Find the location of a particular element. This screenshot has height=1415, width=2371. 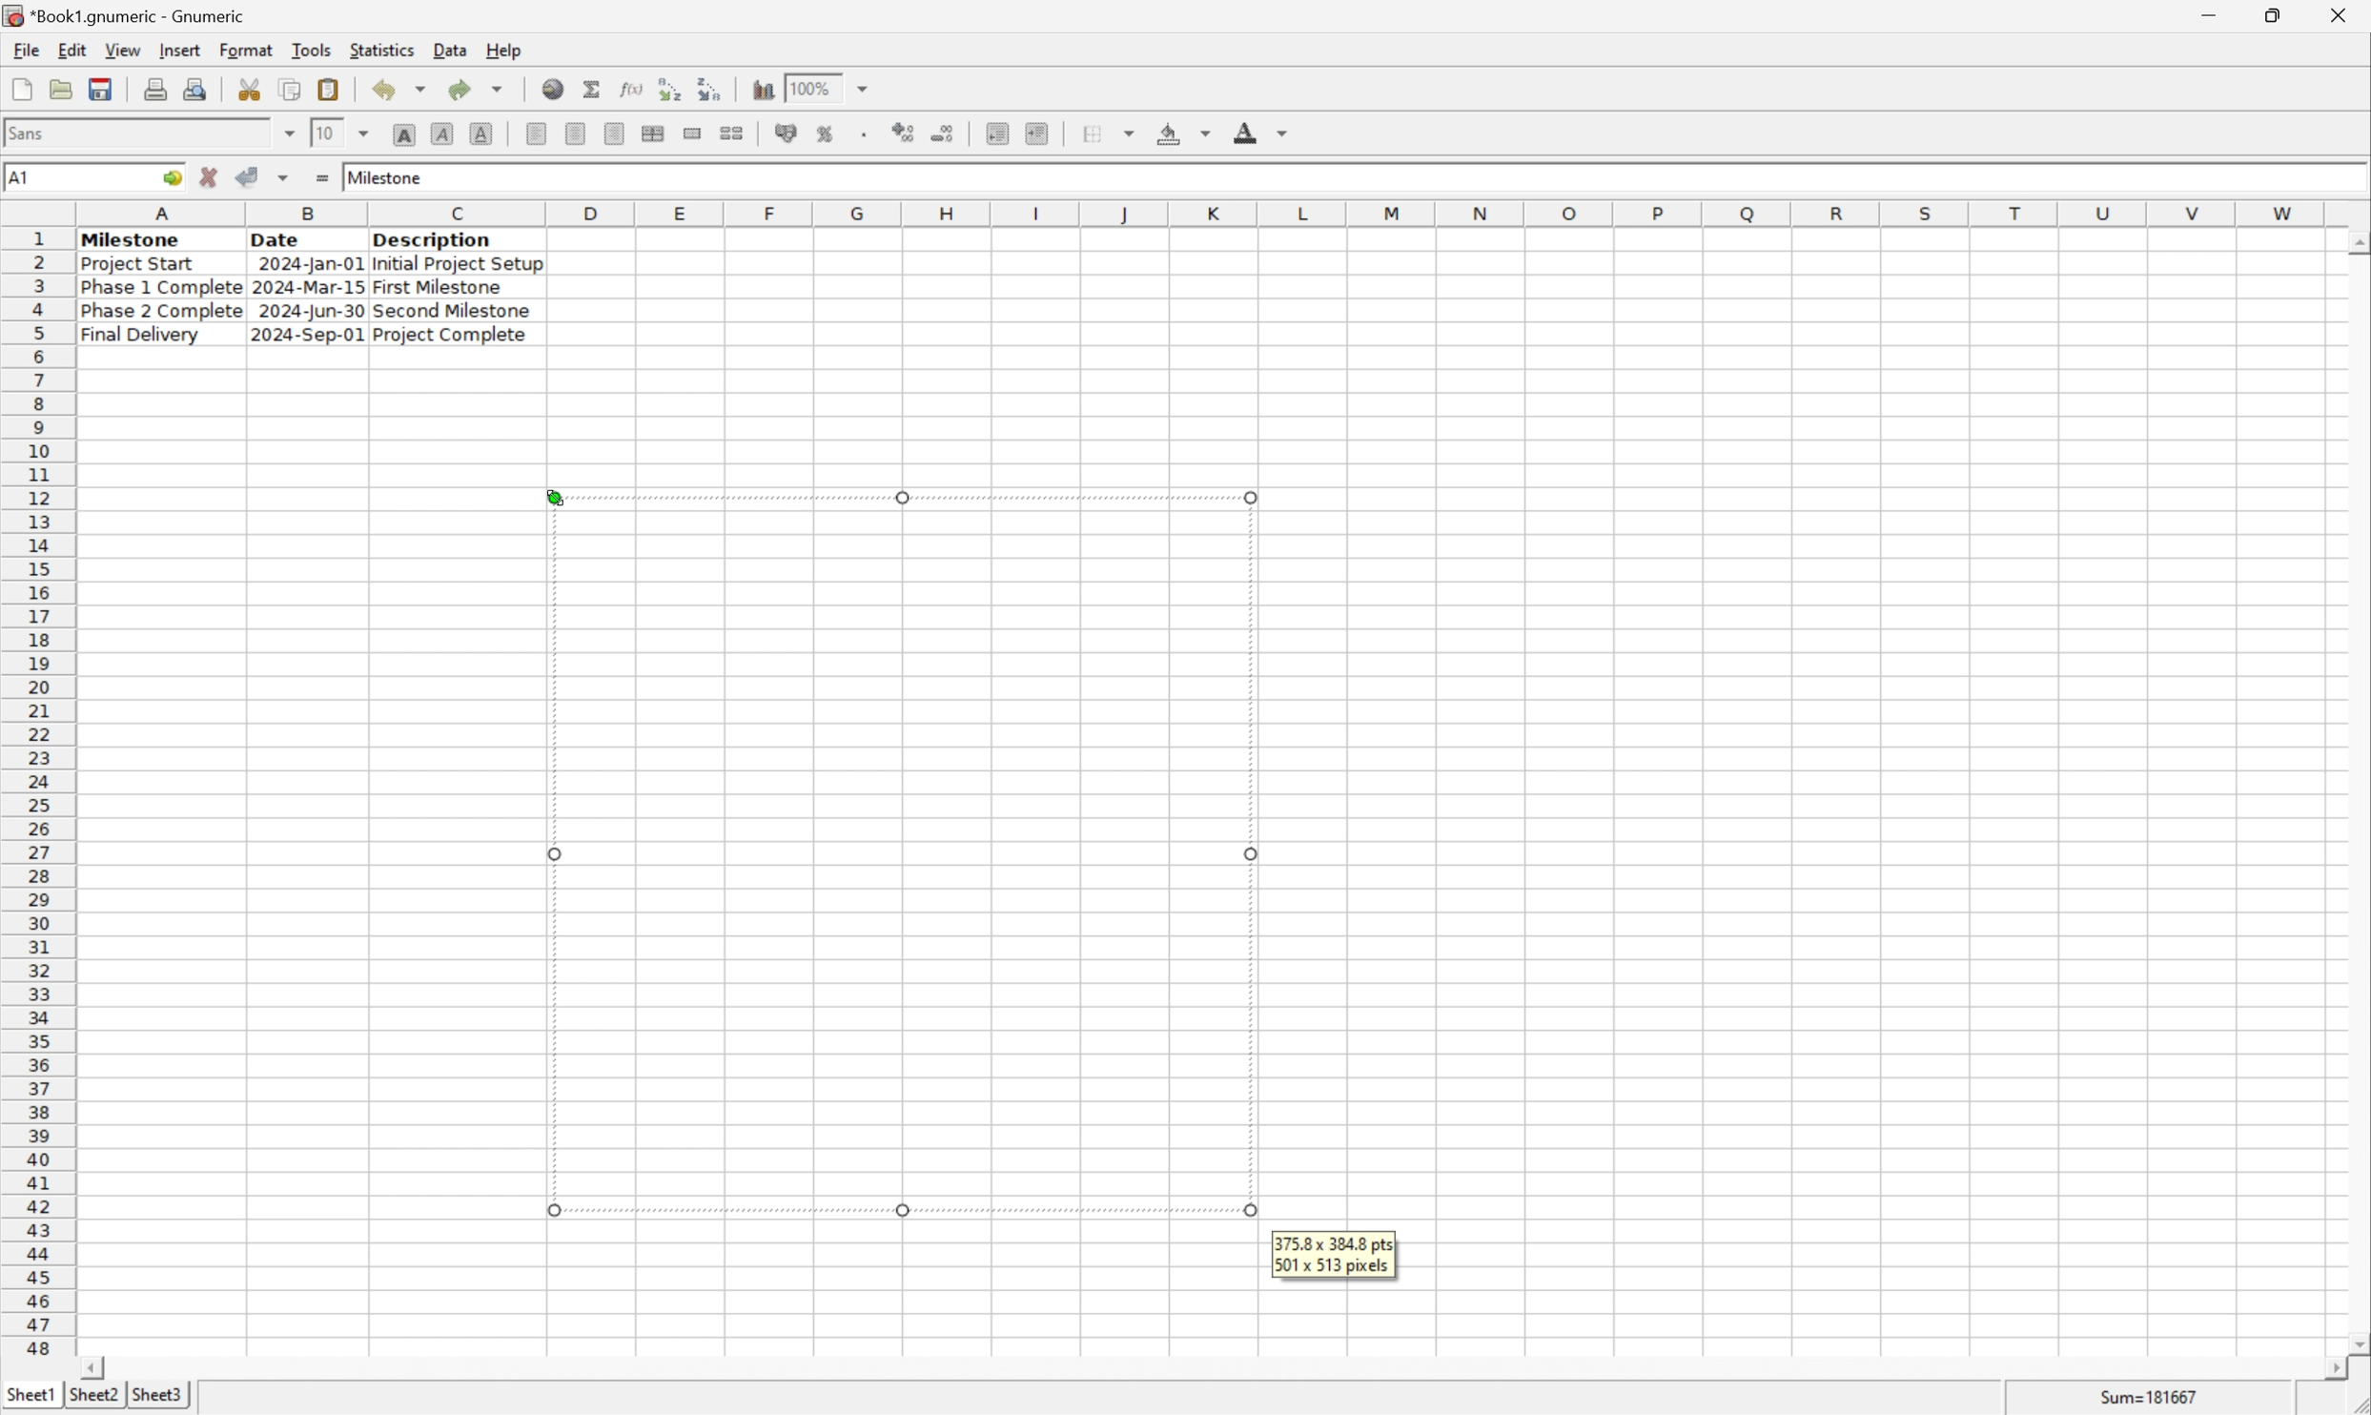

highlight color is located at coordinates (1179, 130).